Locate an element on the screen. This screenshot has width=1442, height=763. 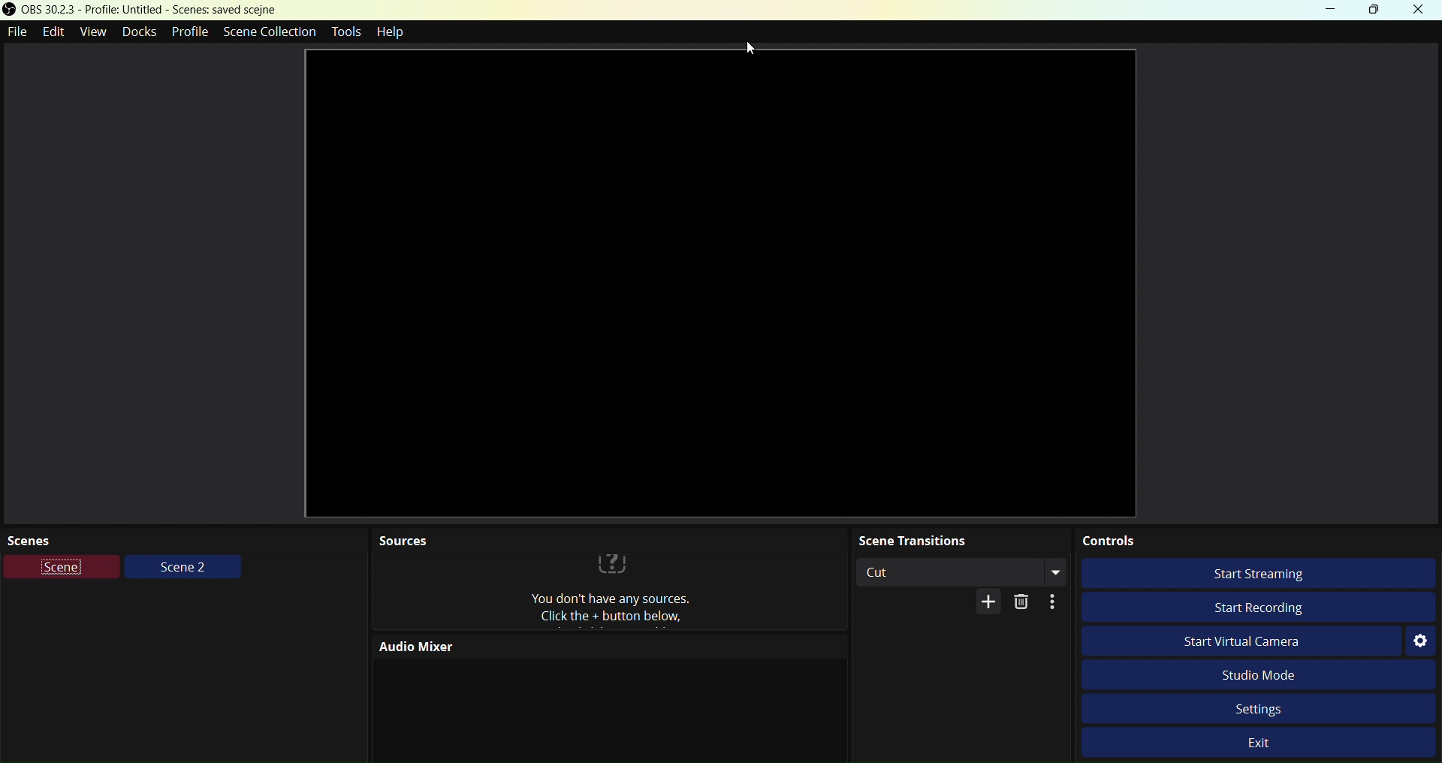
Audio Mixer is located at coordinates (487, 646).